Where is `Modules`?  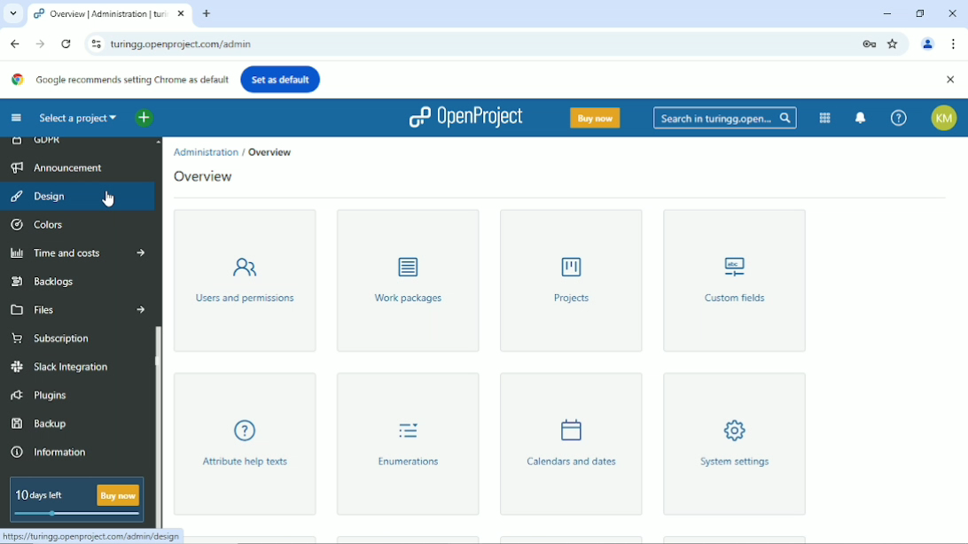 Modules is located at coordinates (824, 117).